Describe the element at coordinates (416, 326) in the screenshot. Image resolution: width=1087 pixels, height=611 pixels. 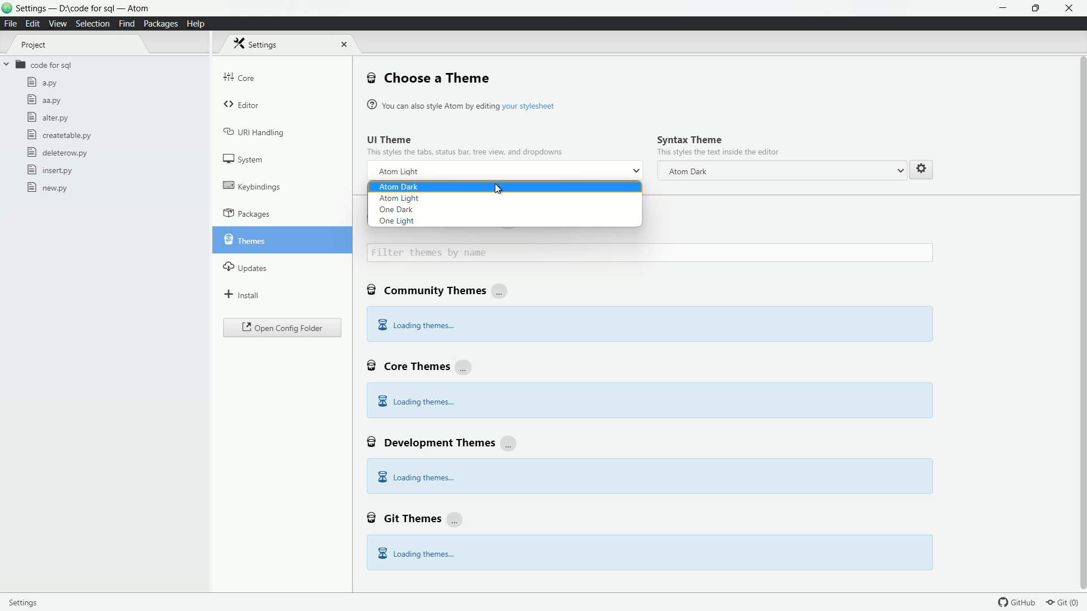
I see `loading themes` at that location.